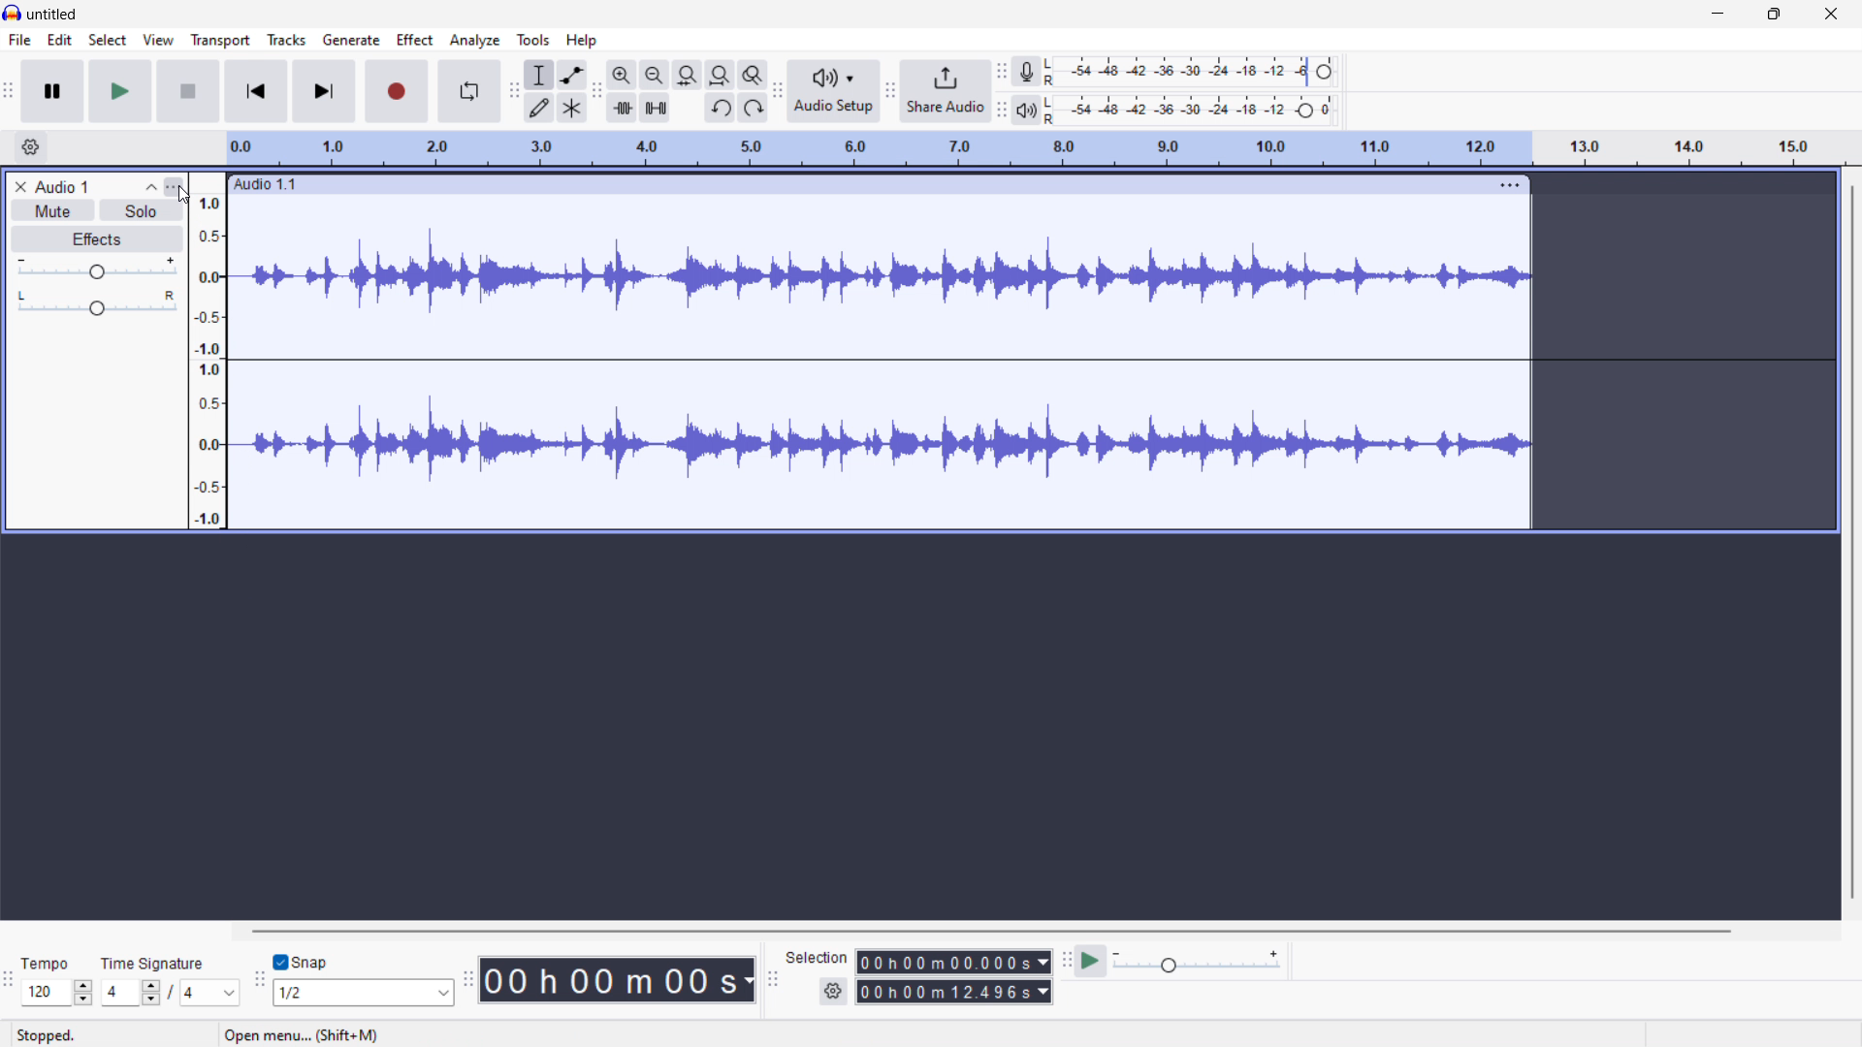 This screenshot has width=1862, height=1047. What do you see at coordinates (945, 91) in the screenshot?
I see `share audio` at bounding box center [945, 91].